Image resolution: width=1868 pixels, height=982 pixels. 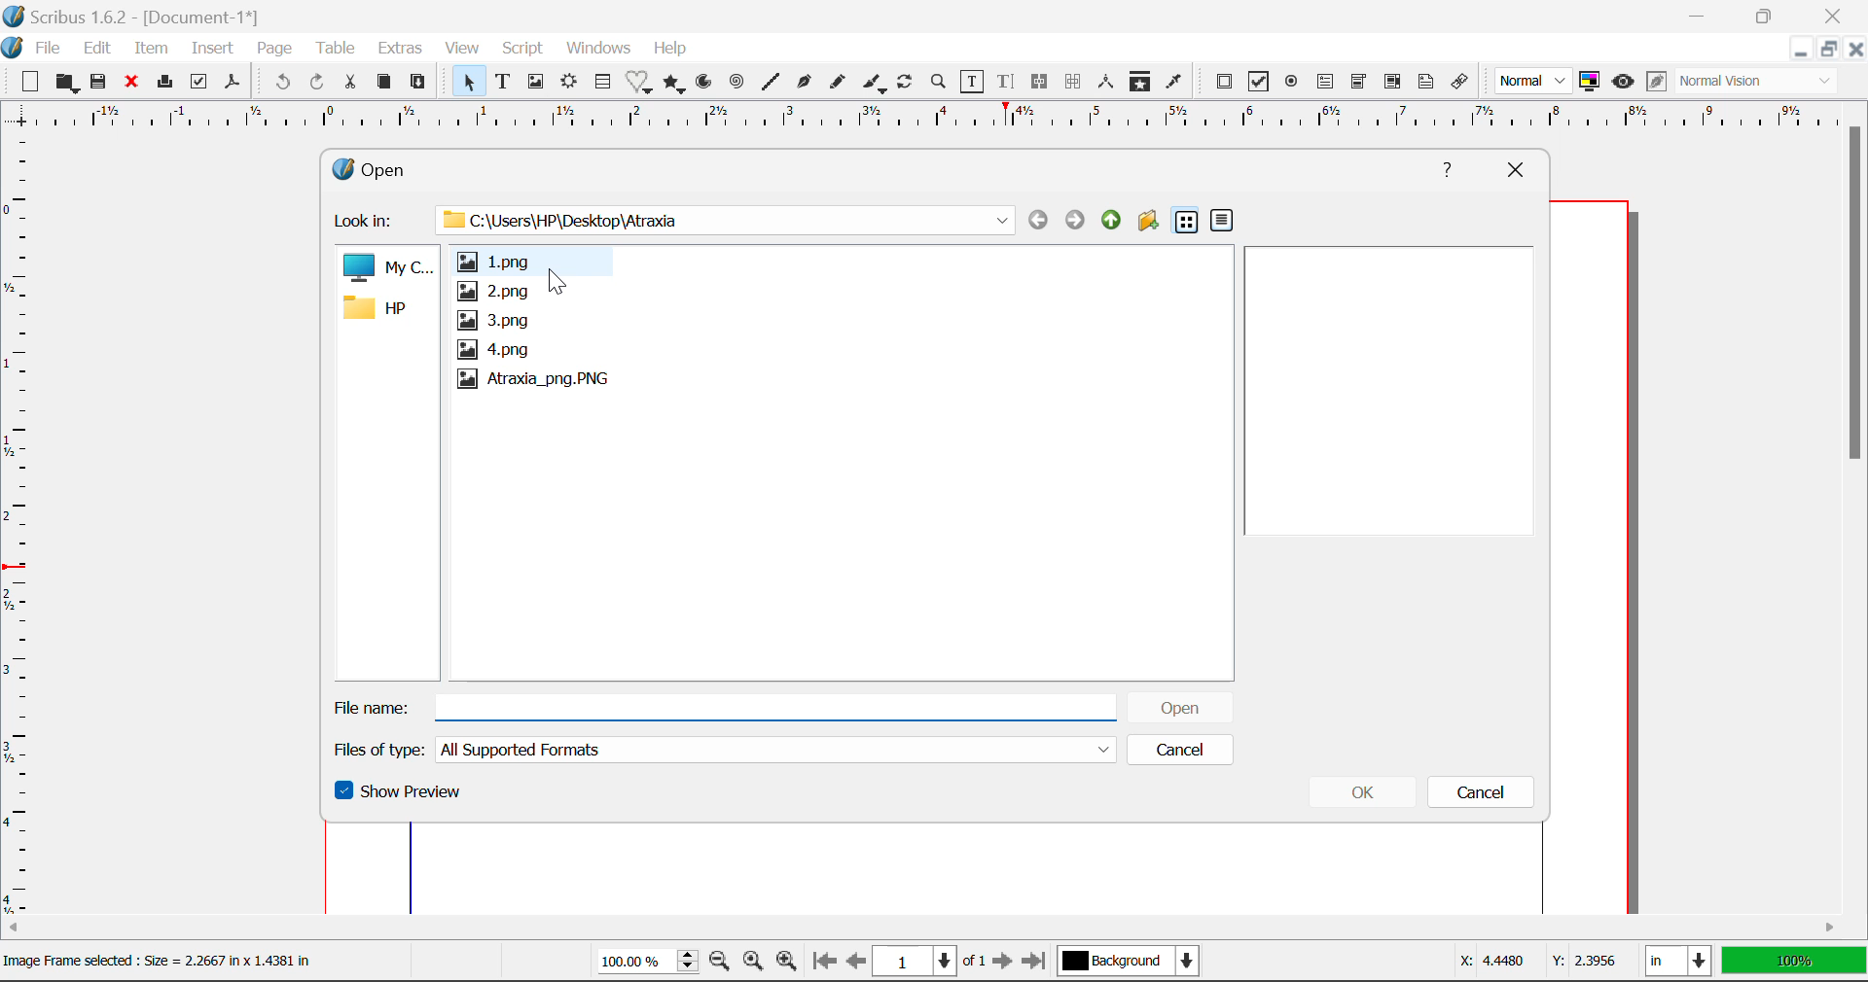 What do you see at coordinates (1178, 706) in the screenshot?
I see `Open` at bounding box center [1178, 706].